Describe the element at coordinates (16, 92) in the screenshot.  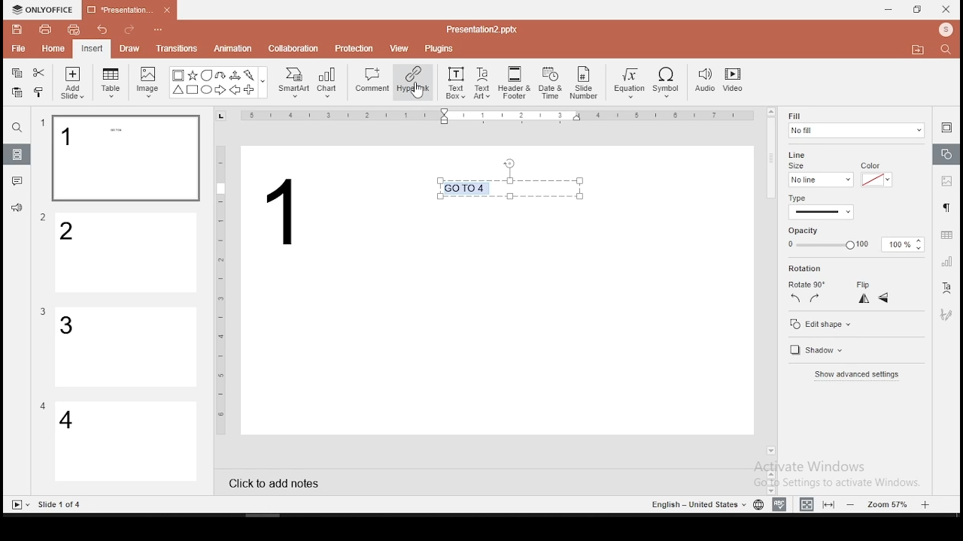
I see `paste` at that location.